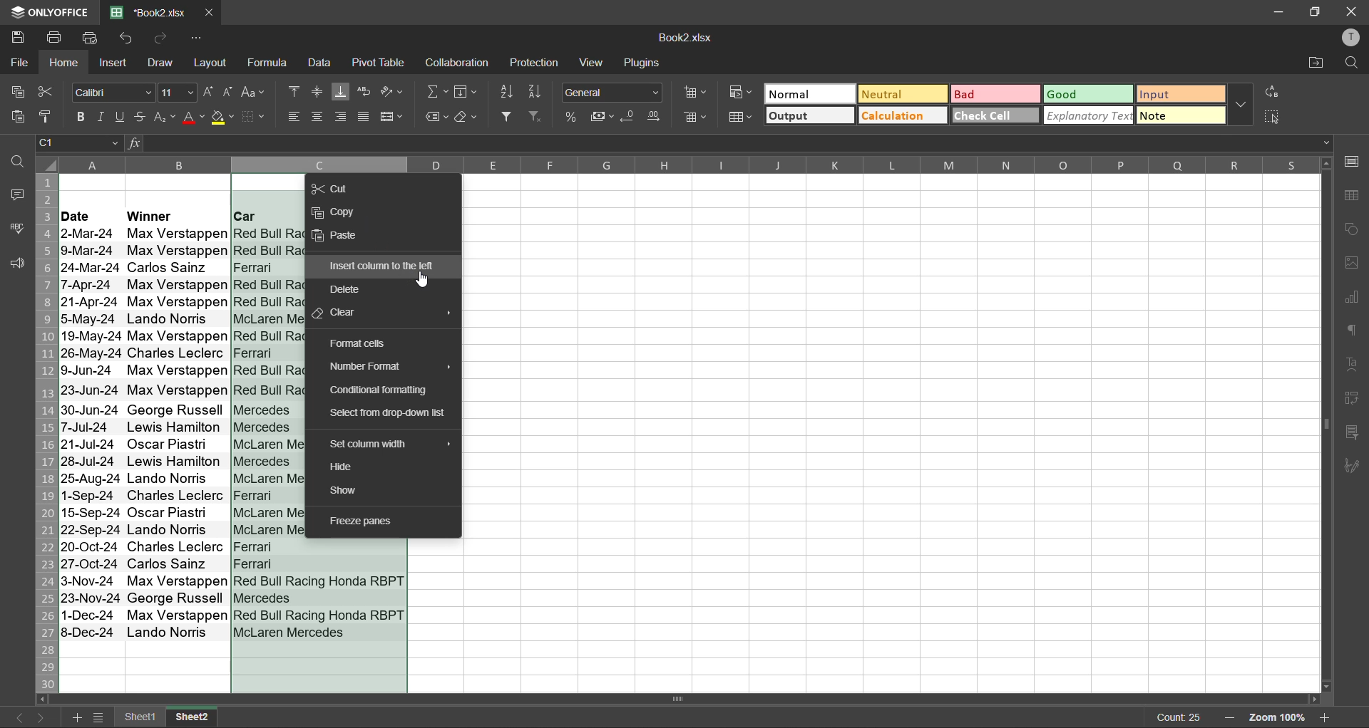 The width and height of the screenshot is (1369, 728). Describe the element at coordinates (365, 117) in the screenshot. I see `justified` at that location.